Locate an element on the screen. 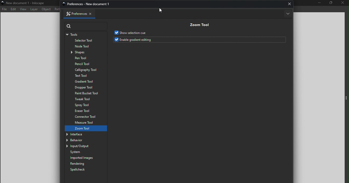 Image resolution: width=349 pixels, height=183 pixels. Interface is located at coordinates (78, 134).